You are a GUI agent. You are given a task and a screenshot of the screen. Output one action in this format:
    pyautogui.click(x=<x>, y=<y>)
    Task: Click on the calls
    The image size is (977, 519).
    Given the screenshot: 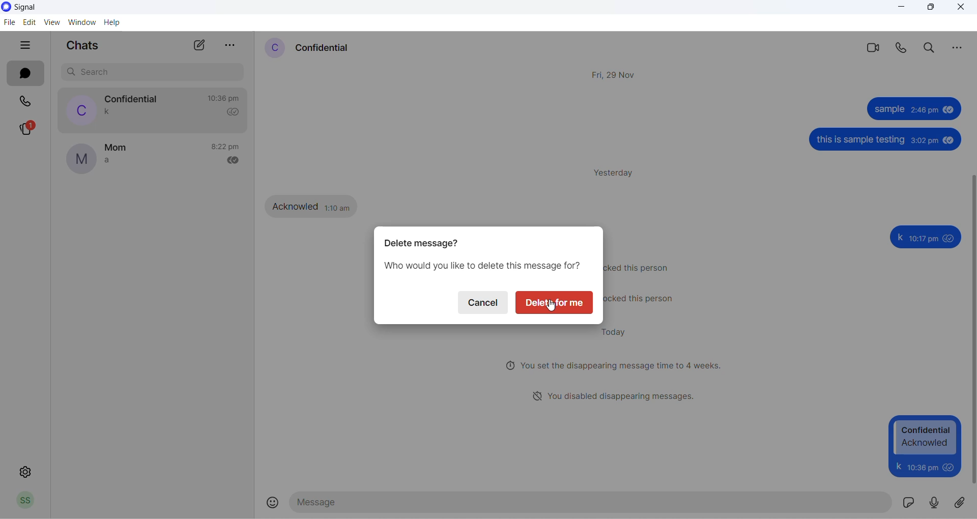 What is the action you would take?
    pyautogui.click(x=28, y=103)
    